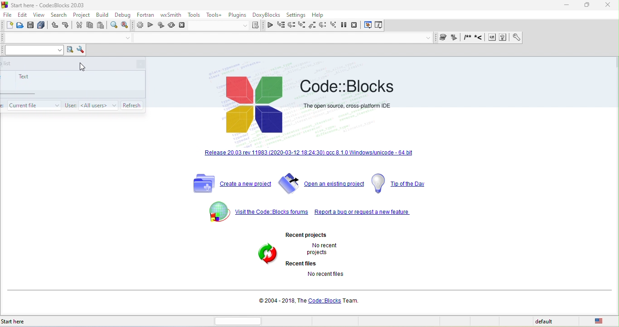  What do you see at coordinates (468, 38) in the screenshot?
I see `block comment` at bounding box center [468, 38].